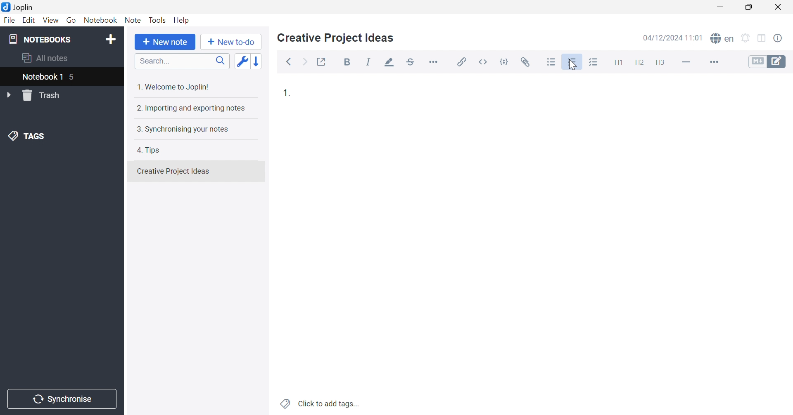  I want to click on Creative Project Ideas, so click(335, 38).